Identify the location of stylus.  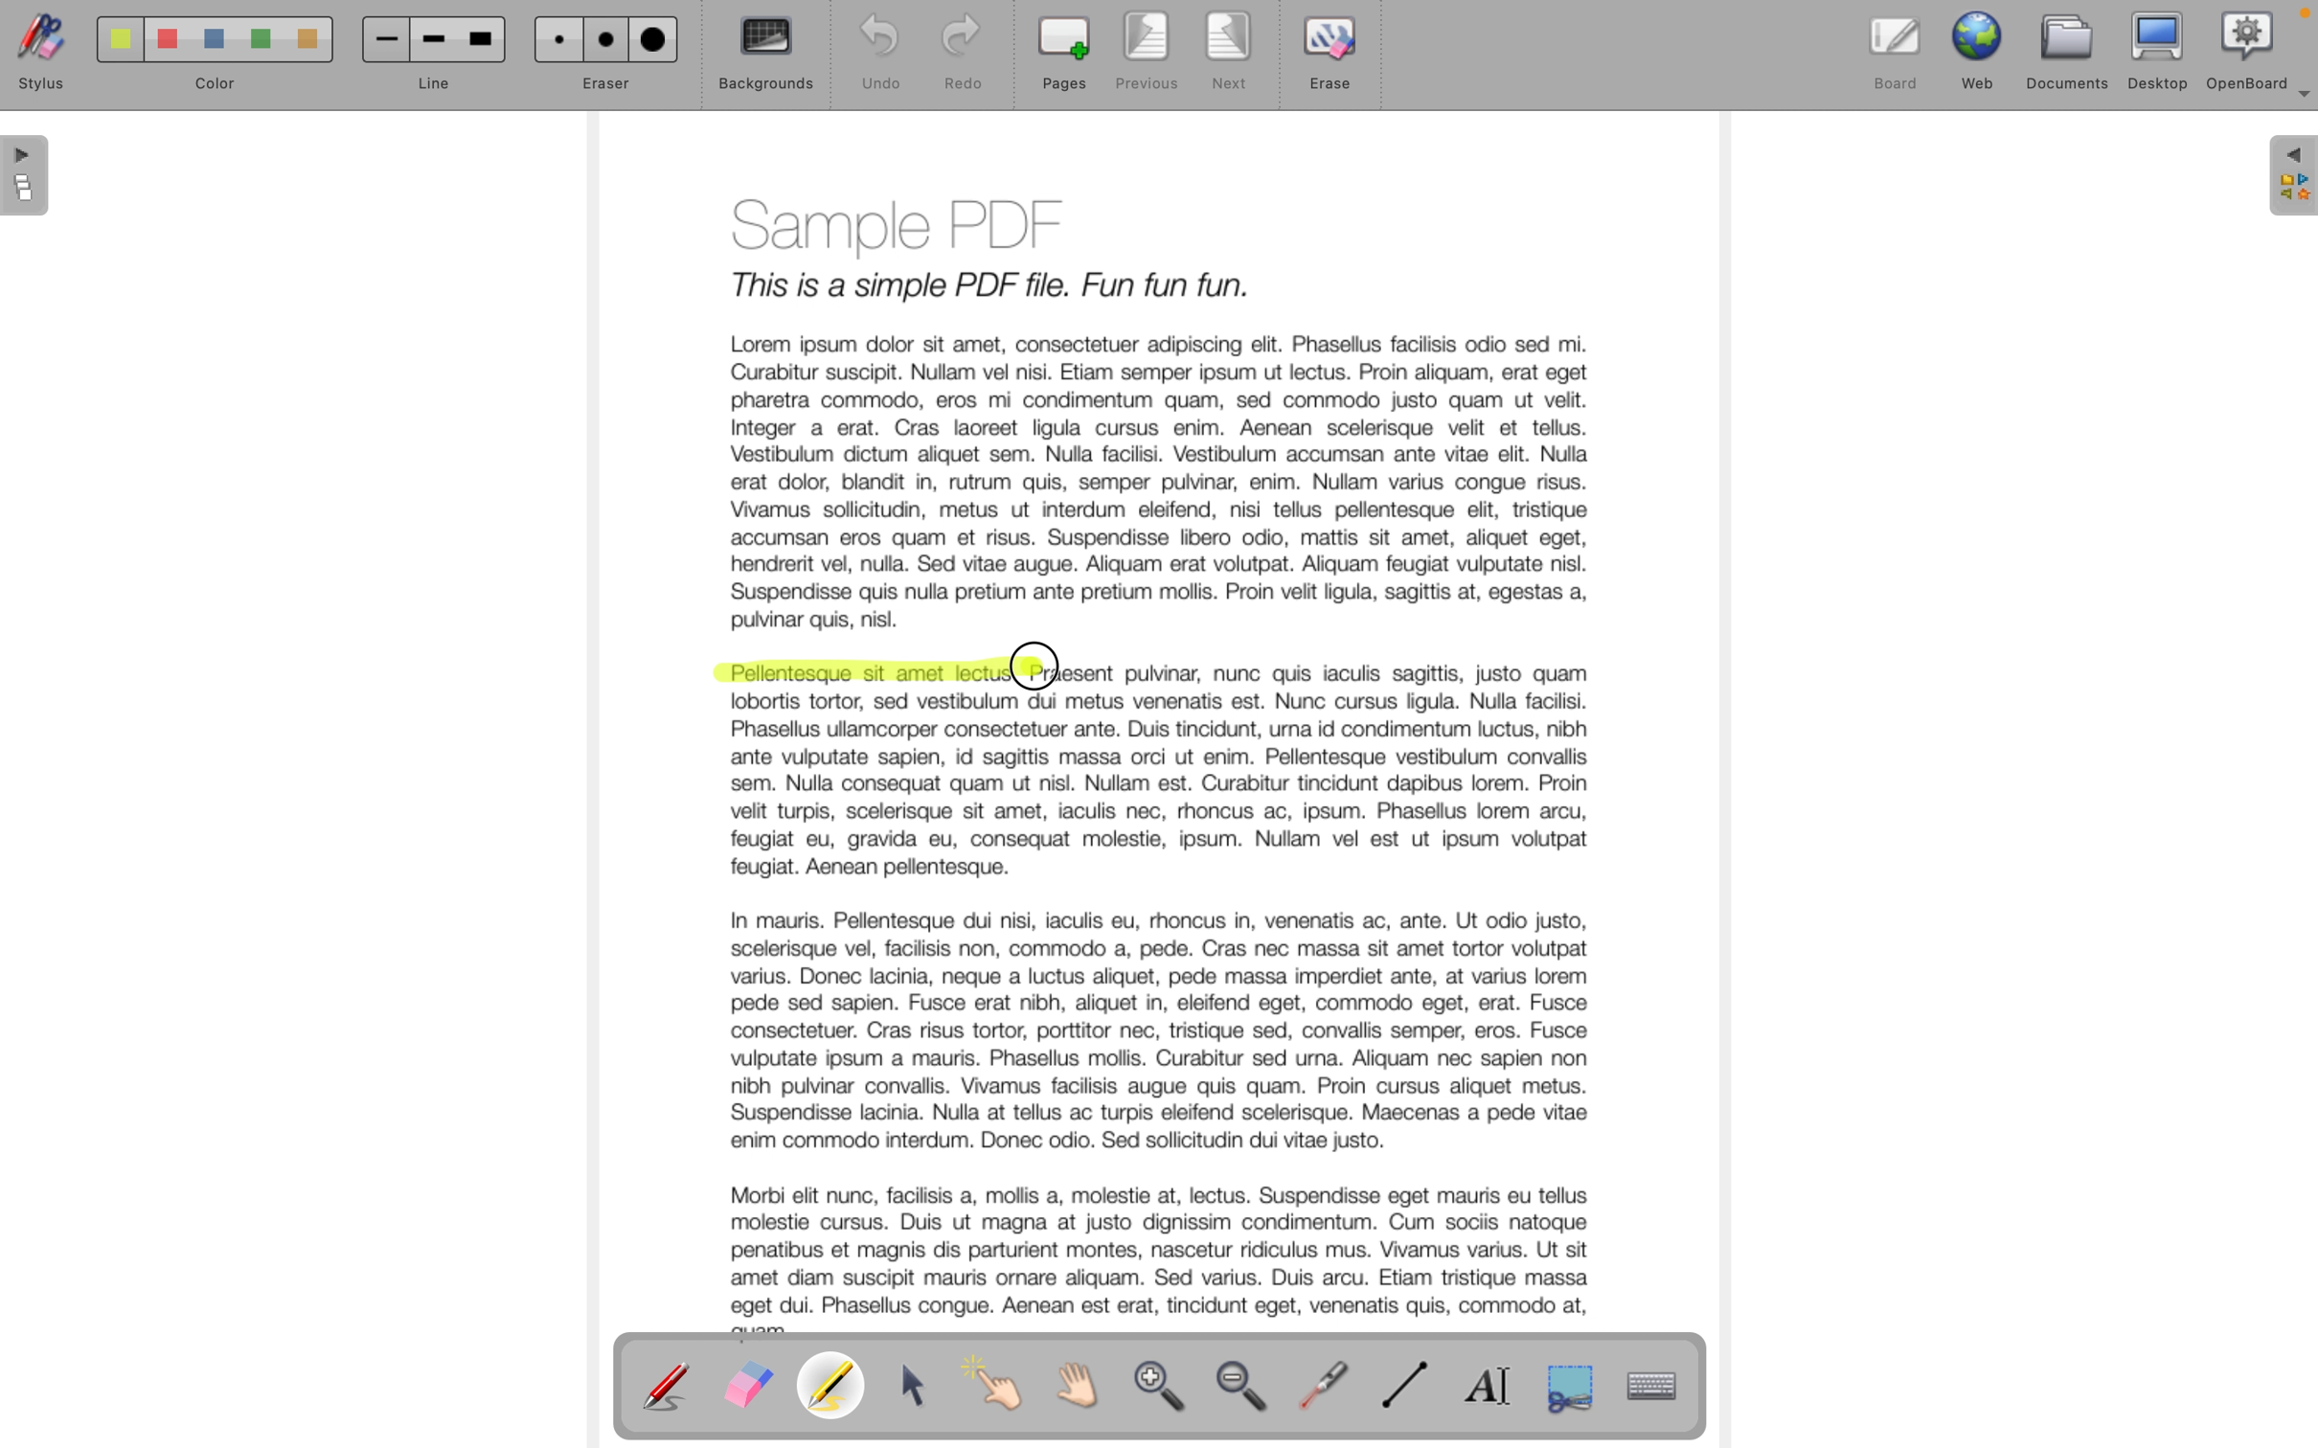
(36, 57).